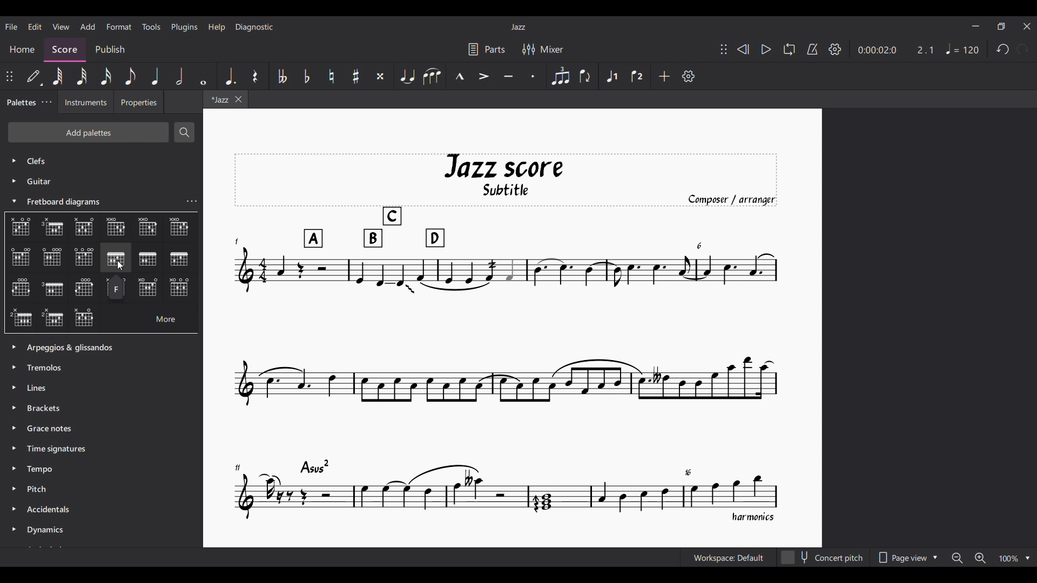 Image resolution: width=1037 pixels, height=583 pixels. I want to click on File menu, so click(11, 26).